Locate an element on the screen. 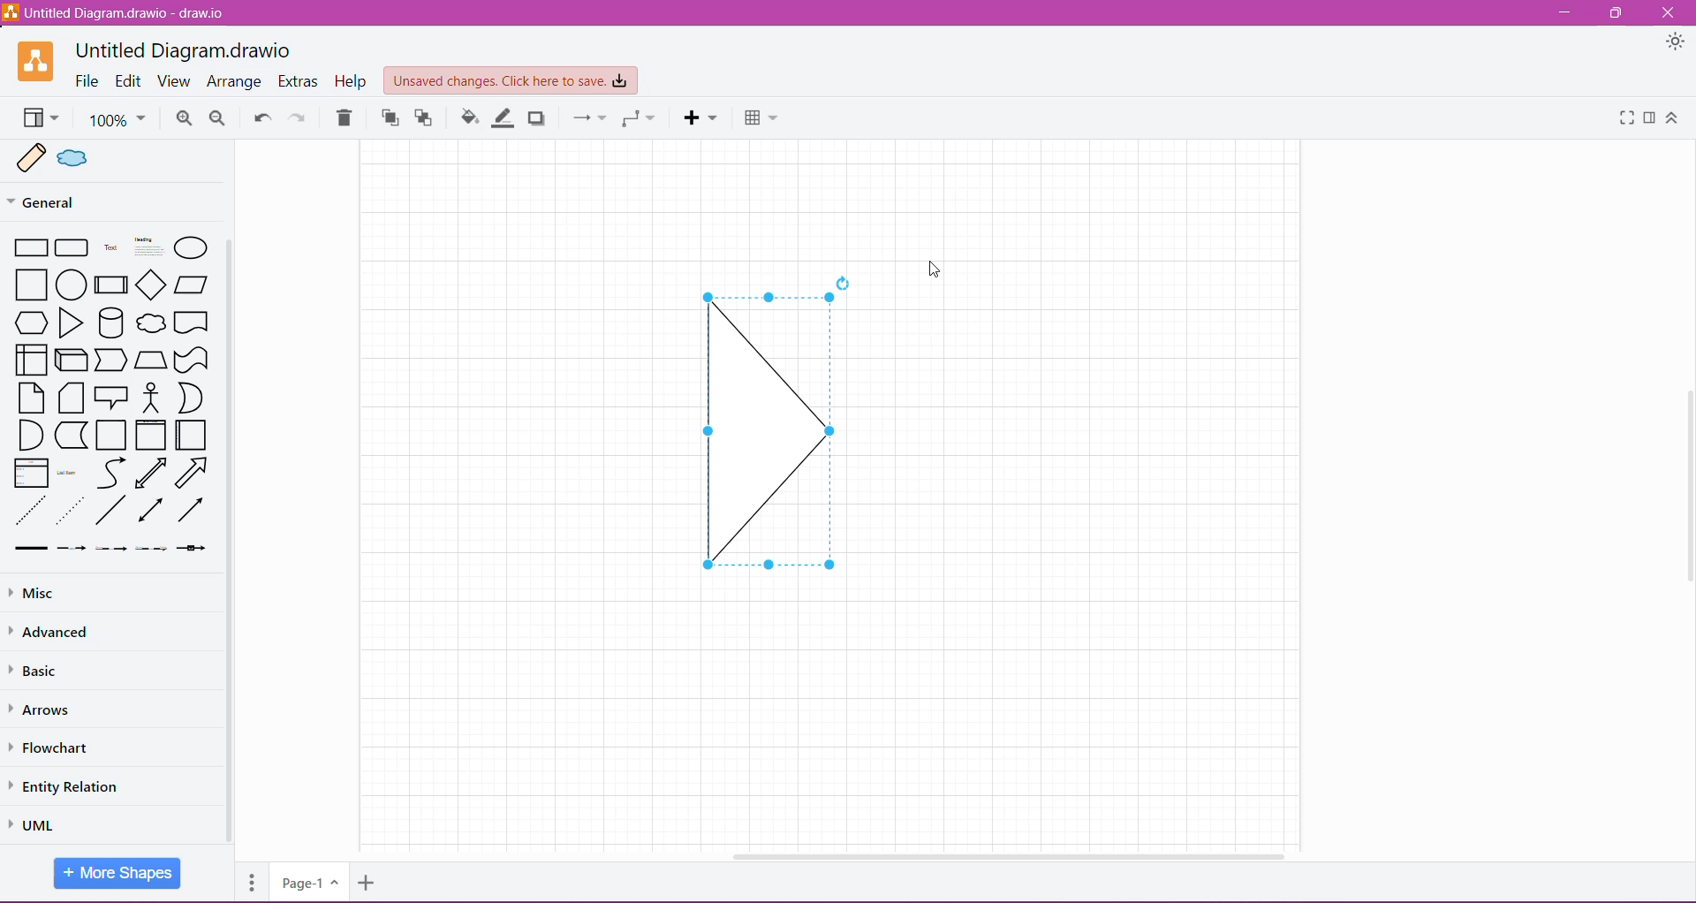 This screenshot has width=1696, height=903. More Shapes is located at coordinates (118, 873).